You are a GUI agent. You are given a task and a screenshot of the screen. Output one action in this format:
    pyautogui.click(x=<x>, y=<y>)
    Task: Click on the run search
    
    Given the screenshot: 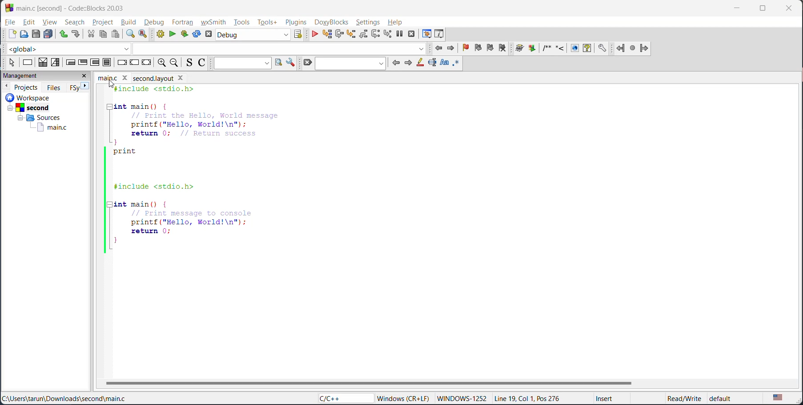 What is the action you would take?
    pyautogui.click(x=277, y=63)
    